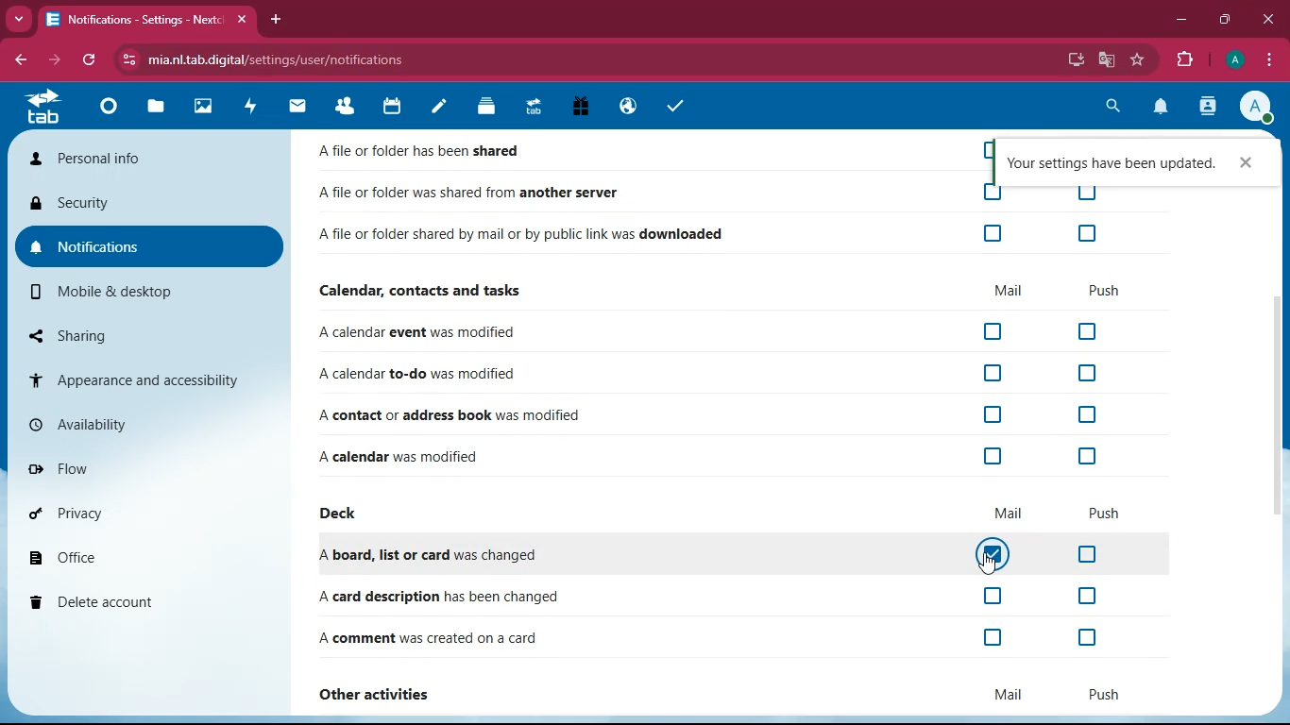  I want to click on off, so click(1085, 592).